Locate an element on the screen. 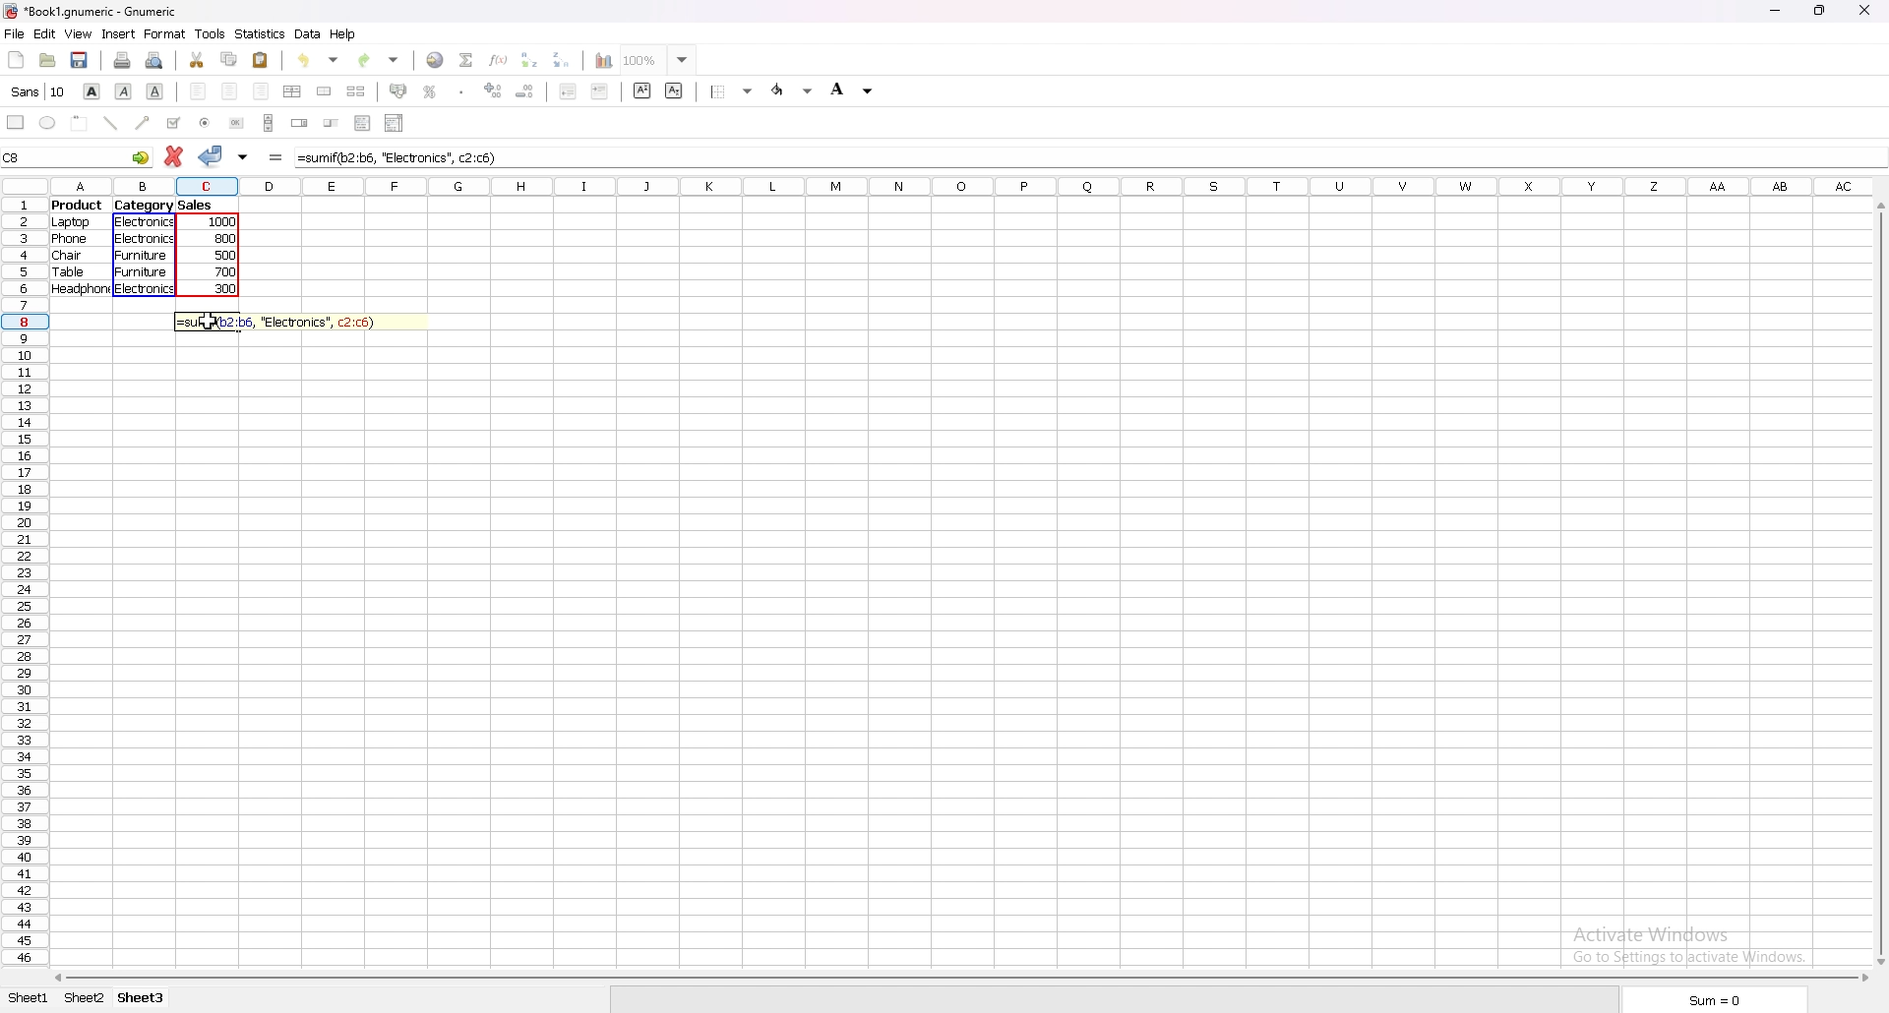  centre is located at coordinates (229, 91).